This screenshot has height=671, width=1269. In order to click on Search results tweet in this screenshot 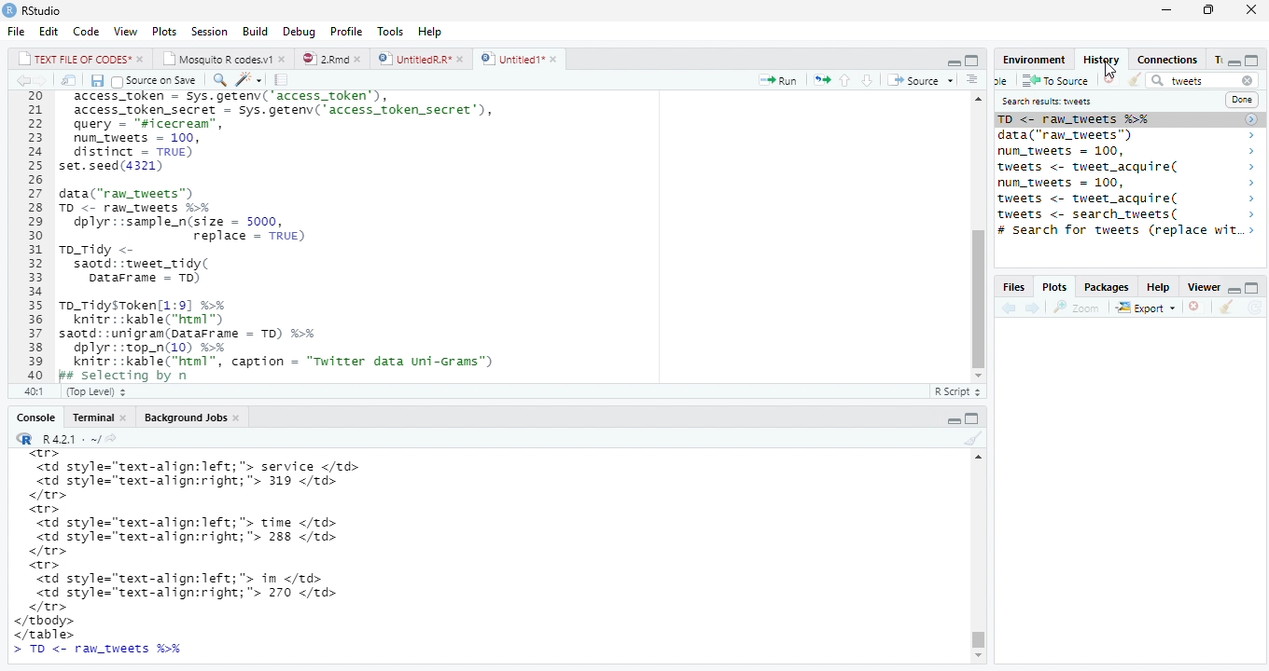, I will do `click(1098, 102)`.